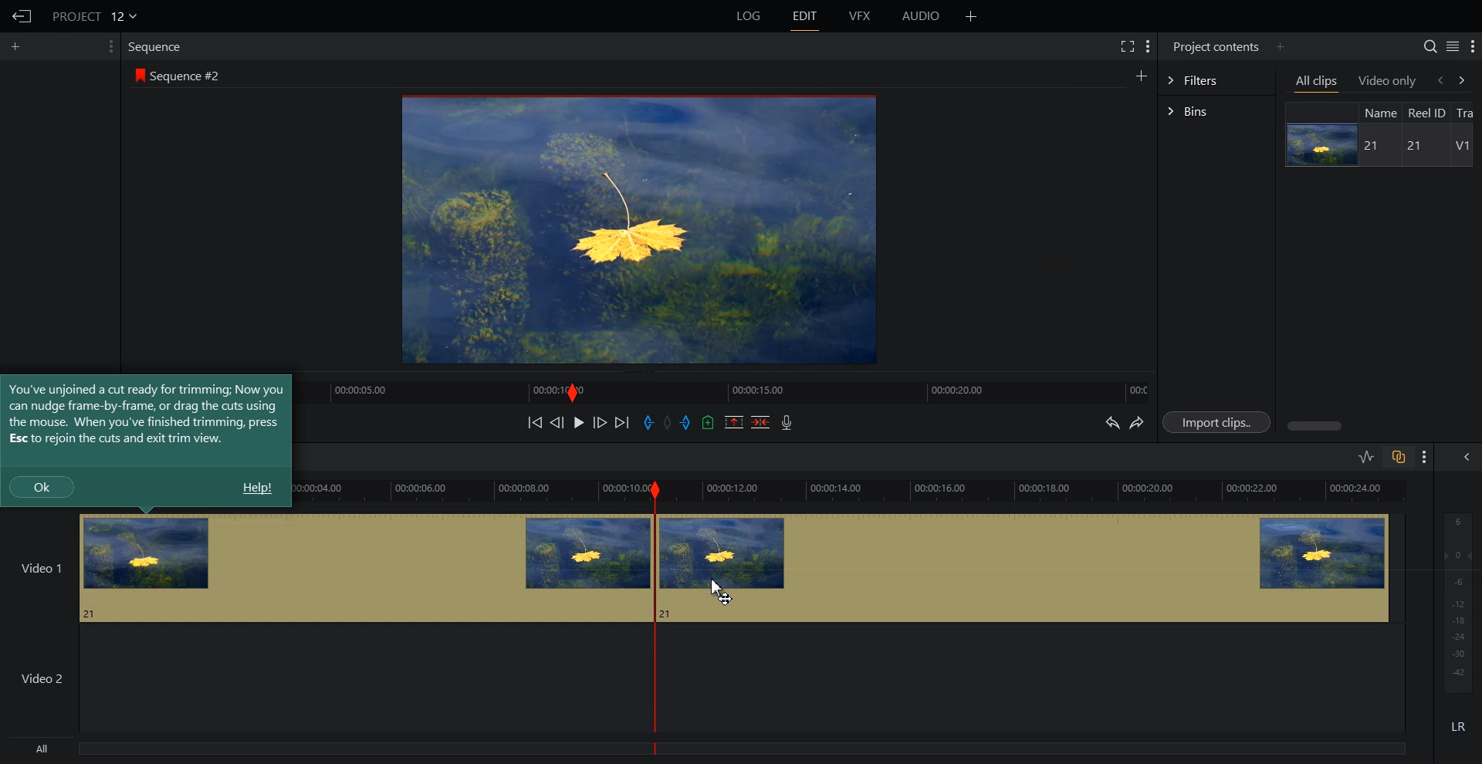  I want to click on Nudge one frame back, so click(557, 422).